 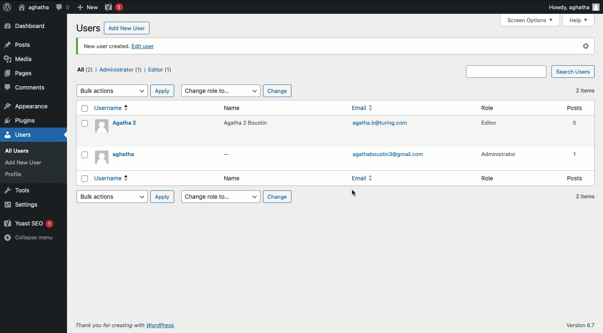 I want to click on Version 6.7, so click(x=582, y=324).